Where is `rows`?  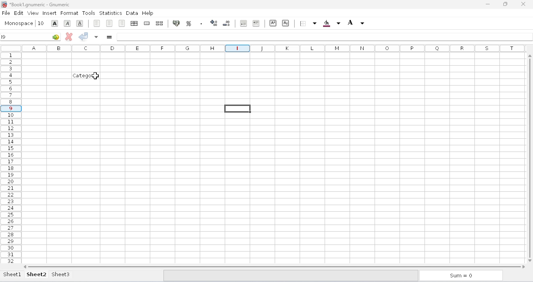 rows is located at coordinates (11, 158).